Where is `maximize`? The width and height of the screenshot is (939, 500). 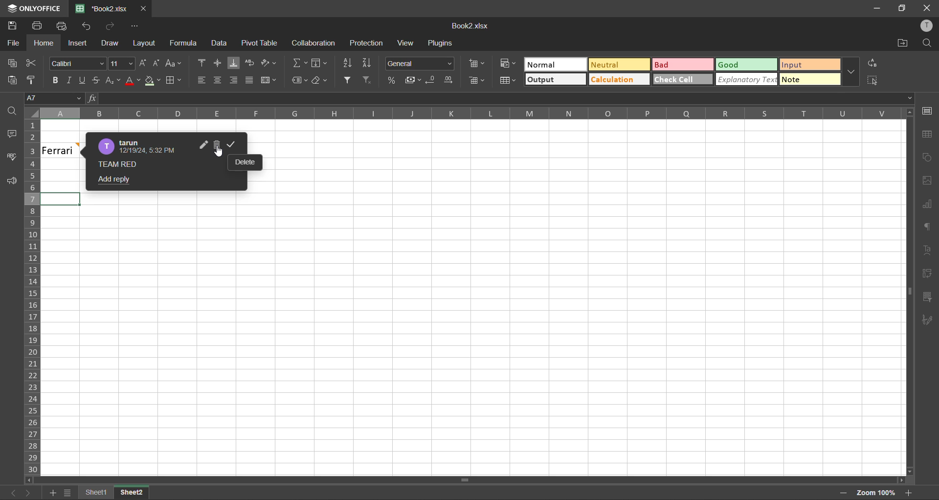 maximize is located at coordinates (901, 8).